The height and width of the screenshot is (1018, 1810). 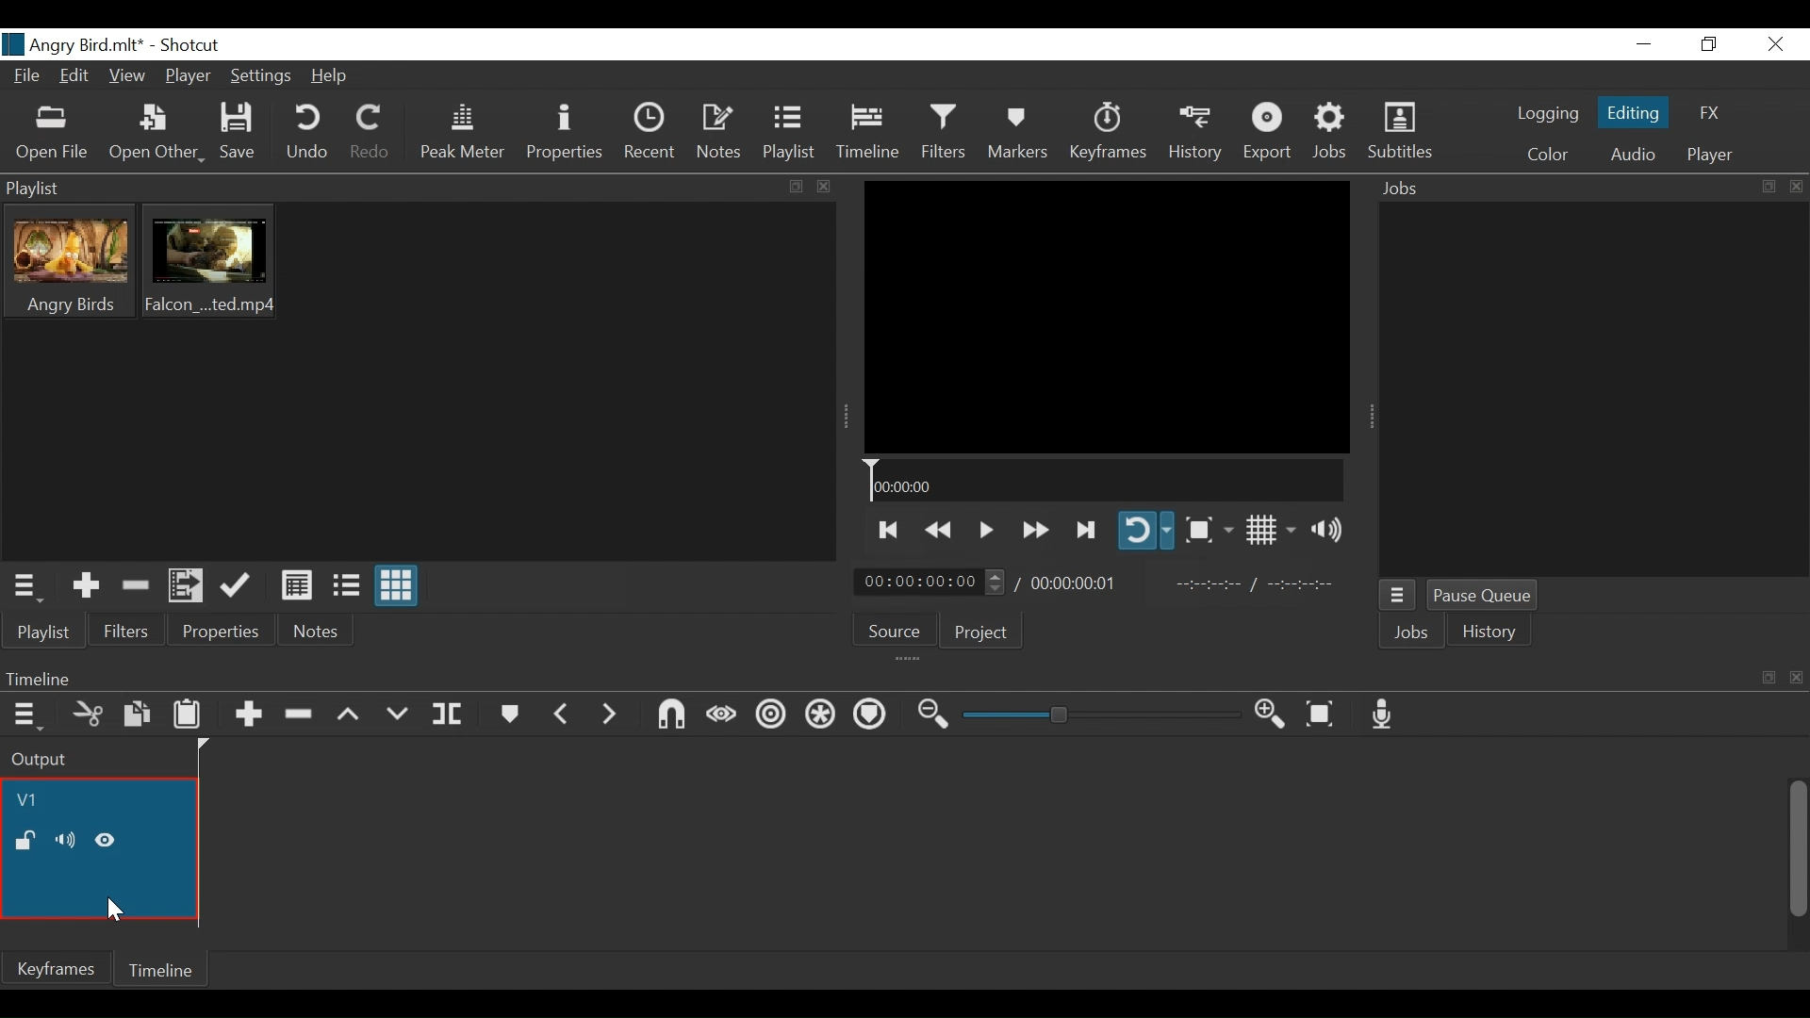 I want to click on Clip, so click(x=210, y=263).